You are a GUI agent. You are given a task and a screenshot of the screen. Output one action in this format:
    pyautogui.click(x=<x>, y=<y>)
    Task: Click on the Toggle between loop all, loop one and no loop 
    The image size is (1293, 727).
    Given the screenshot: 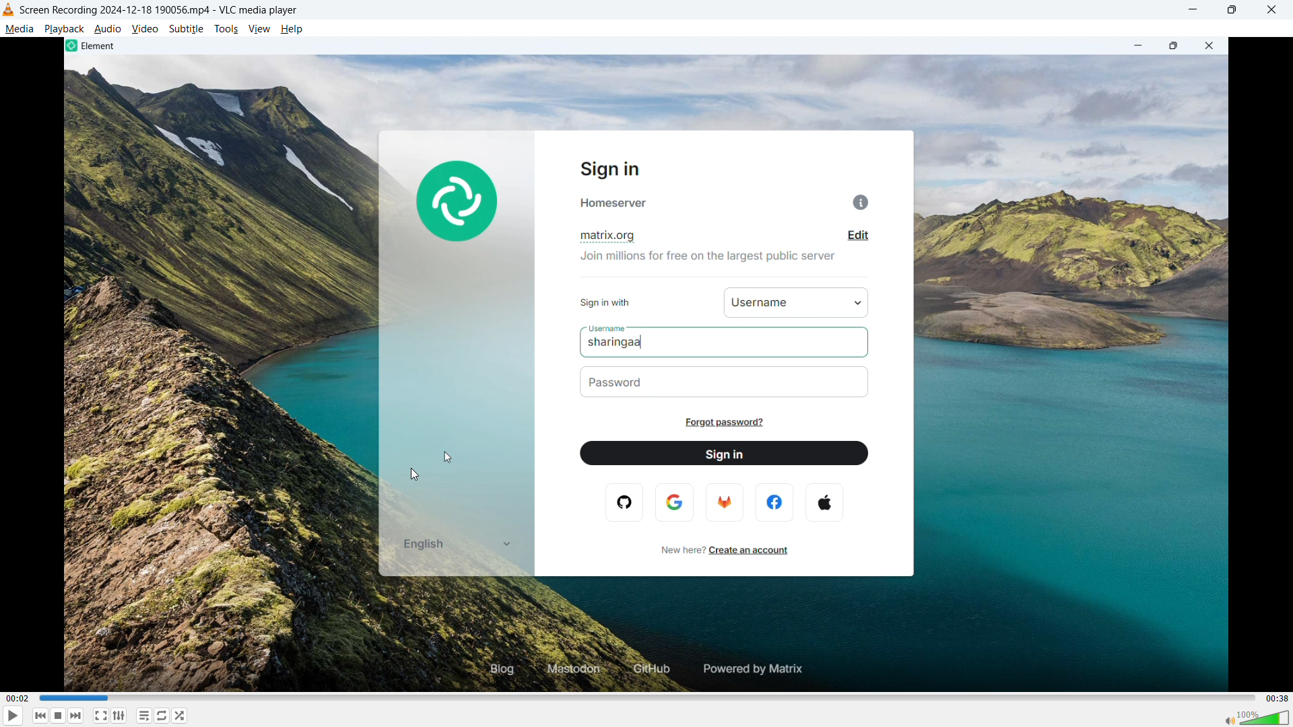 What is the action you would take?
    pyautogui.click(x=163, y=716)
    